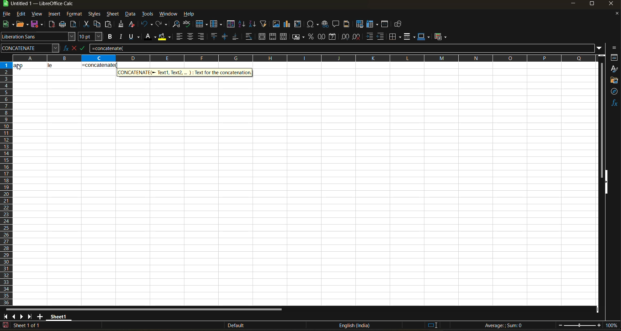  Describe the element at coordinates (109, 25) in the screenshot. I see `paste` at that location.